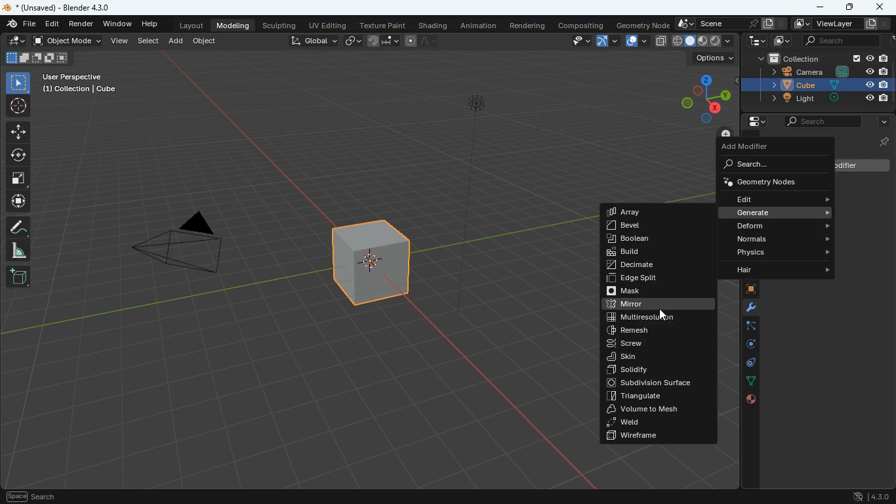 The width and height of the screenshot is (896, 504). I want to click on subdivision surface, so click(657, 383).